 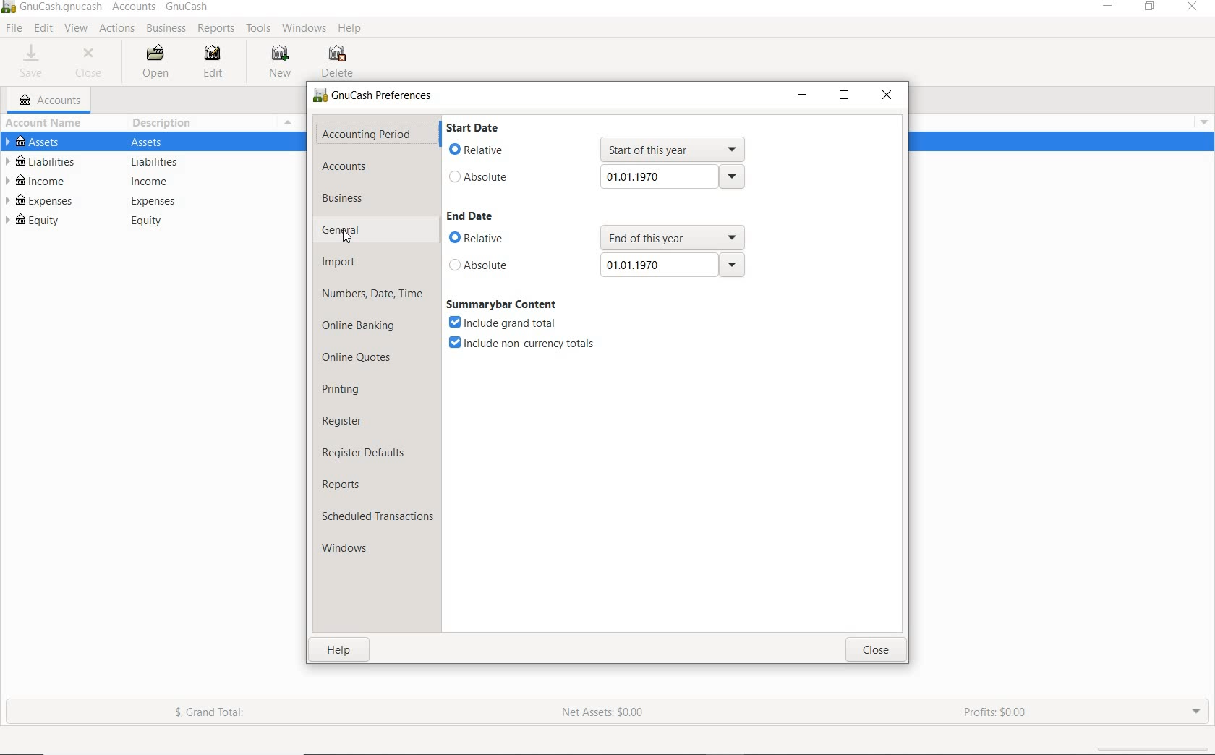 What do you see at coordinates (364, 453) in the screenshot?
I see `REGISTER DEFAULTS` at bounding box center [364, 453].